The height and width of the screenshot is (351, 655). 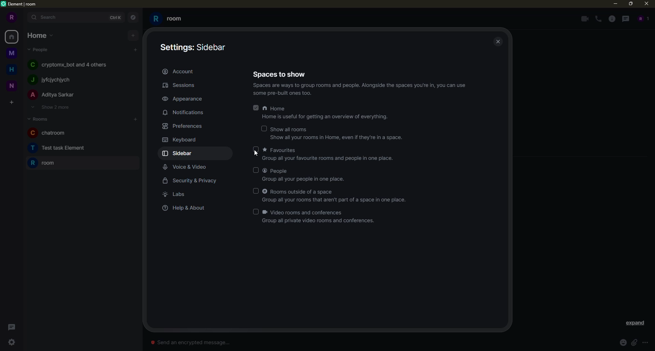 I want to click on show 2 more, so click(x=52, y=108).